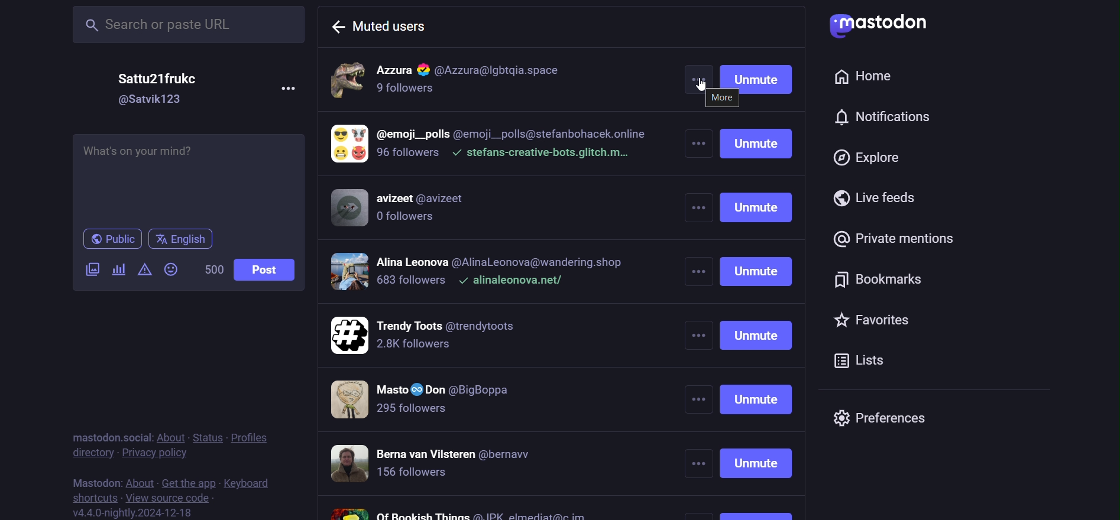 The width and height of the screenshot is (1120, 520). Describe the element at coordinates (184, 239) in the screenshot. I see `englisg` at that location.